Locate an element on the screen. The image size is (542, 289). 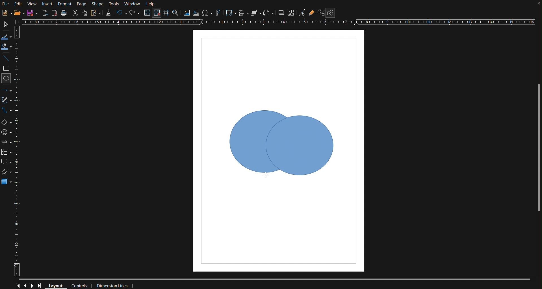
Textbox is located at coordinates (197, 13).